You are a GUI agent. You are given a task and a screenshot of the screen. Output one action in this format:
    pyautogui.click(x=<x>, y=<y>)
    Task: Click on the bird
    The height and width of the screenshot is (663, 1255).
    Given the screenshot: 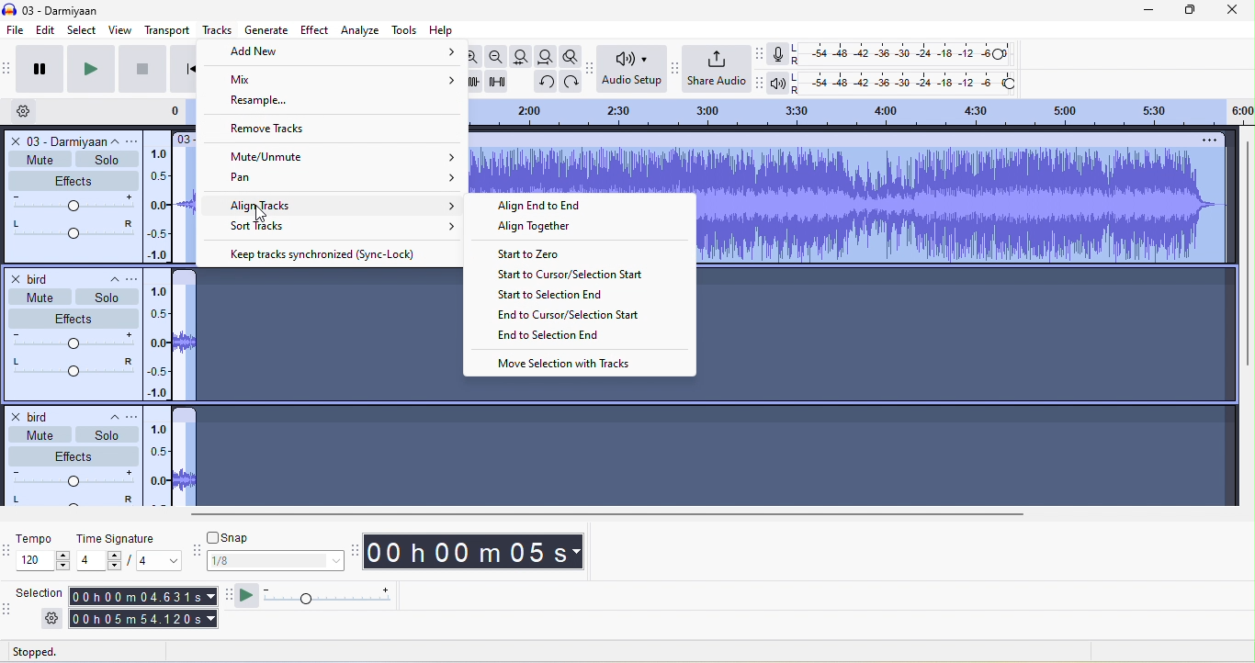 What is the action you would take?
    pyautogui.click(x=35, y=275)
    